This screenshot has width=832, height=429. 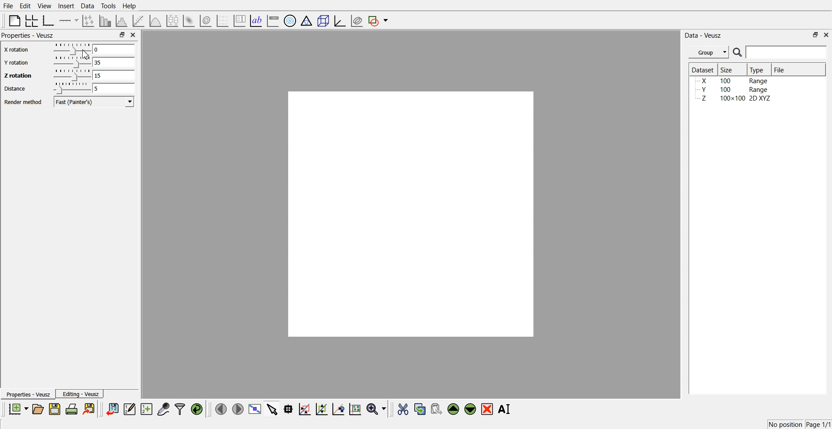 I want to click on Move down the selected widget, so click(x=471, y=409).